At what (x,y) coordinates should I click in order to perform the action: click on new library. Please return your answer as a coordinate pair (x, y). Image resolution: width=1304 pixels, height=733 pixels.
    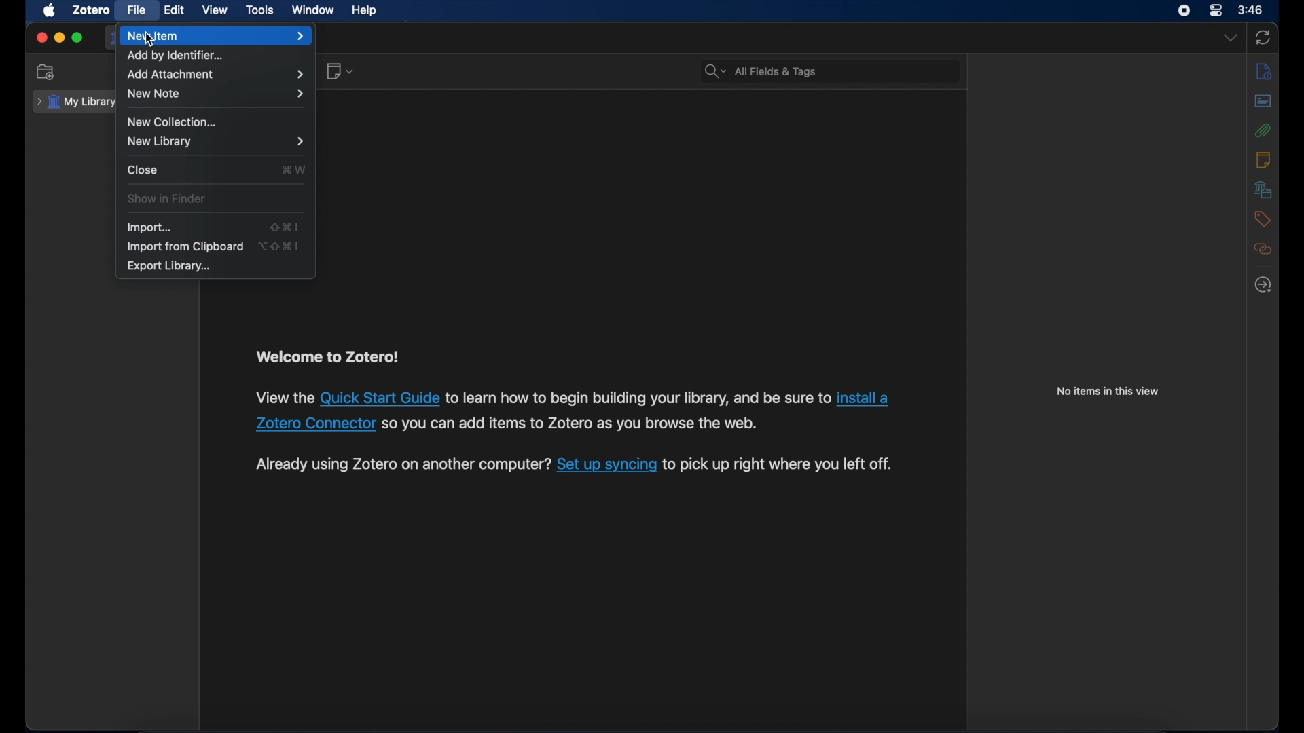
    Looking at the image, I should click on (215, 142).